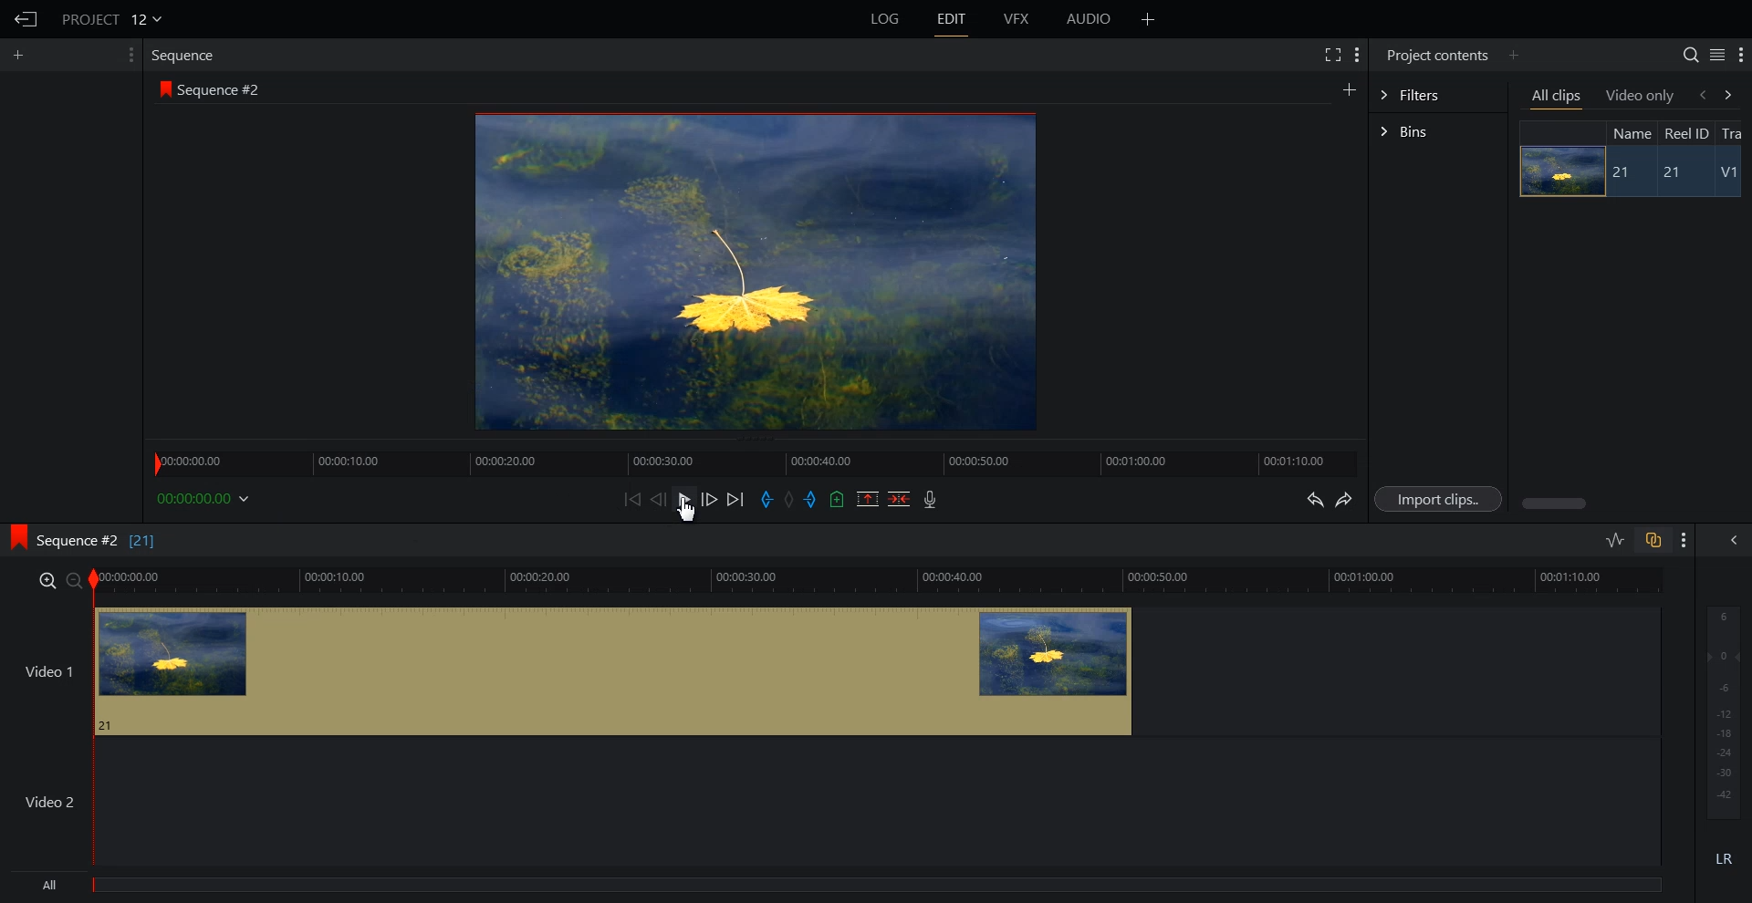 Image resolution: width=1752 pixels, height=903 pixels. Describe the element at coordinates (57, 579) in the screenshot. I see `zoom in/zoom out` at that location.